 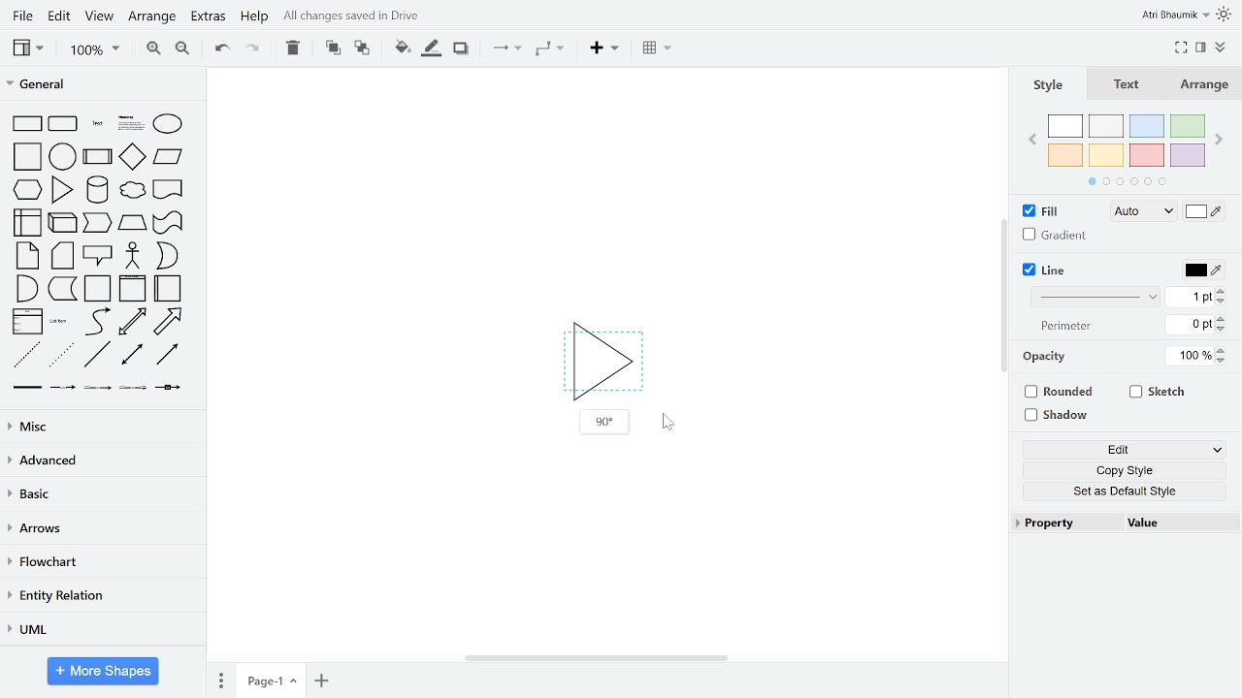 I want to click on file, so click(x=21, y=16).